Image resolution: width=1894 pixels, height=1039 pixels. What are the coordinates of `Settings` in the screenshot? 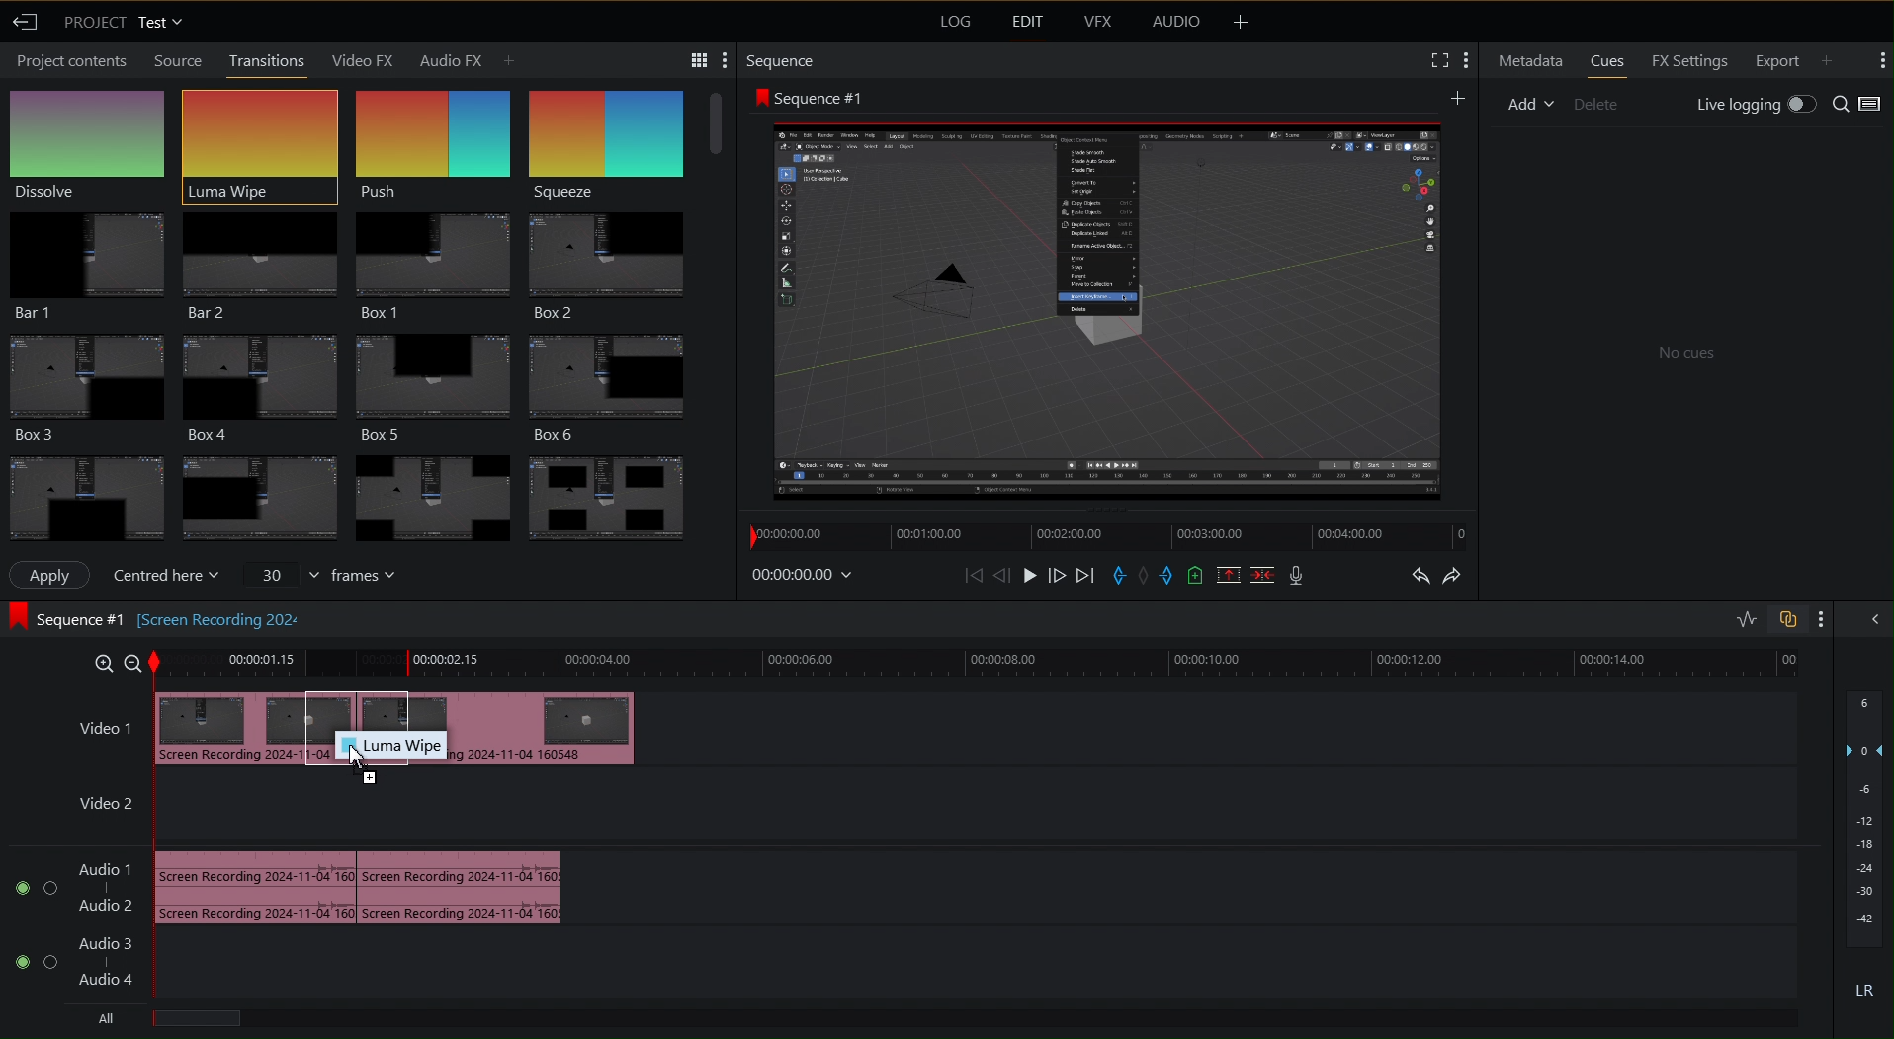 It's located at (692, 58).